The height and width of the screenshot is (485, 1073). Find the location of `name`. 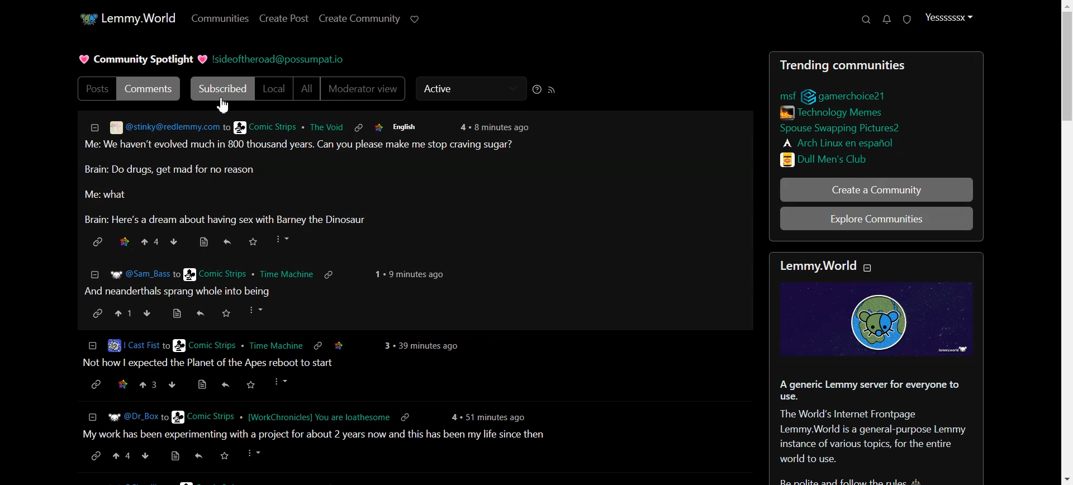

name is located at coordinates (245, 272).